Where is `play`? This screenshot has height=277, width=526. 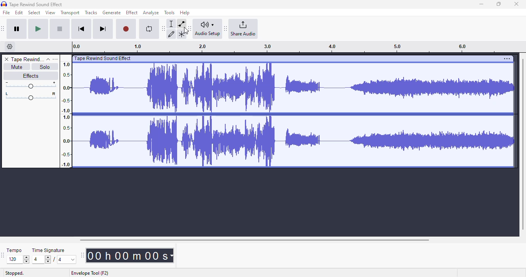
play is located at coordinates (38, 29).